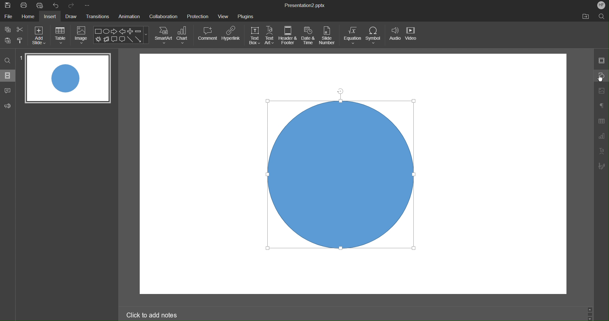 The height and width of the screenshot is (321, 609). What do you see at coordinates (345, 276) in the screenshot?
I see `workspace` at bounding box center [345, 276].